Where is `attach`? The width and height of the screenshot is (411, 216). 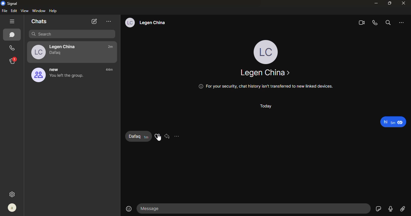 attach is located at coordinates (403, 209).